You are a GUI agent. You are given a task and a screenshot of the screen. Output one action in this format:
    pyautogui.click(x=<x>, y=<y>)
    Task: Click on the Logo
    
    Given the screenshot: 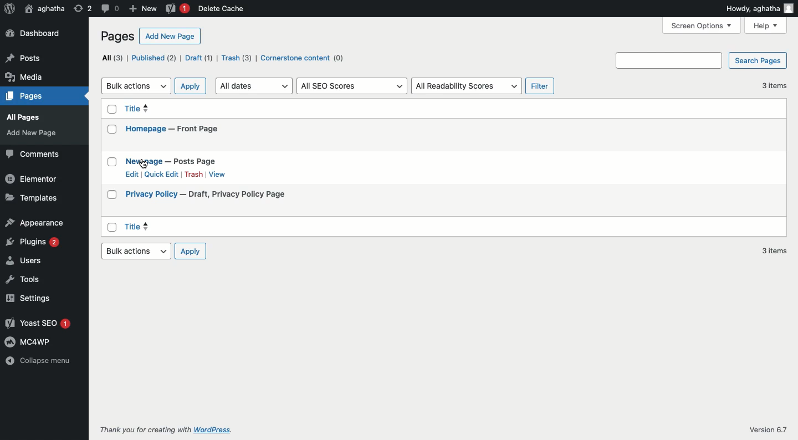 What is the action you would take?
    pyautogui.click(x=8, y=8)
    